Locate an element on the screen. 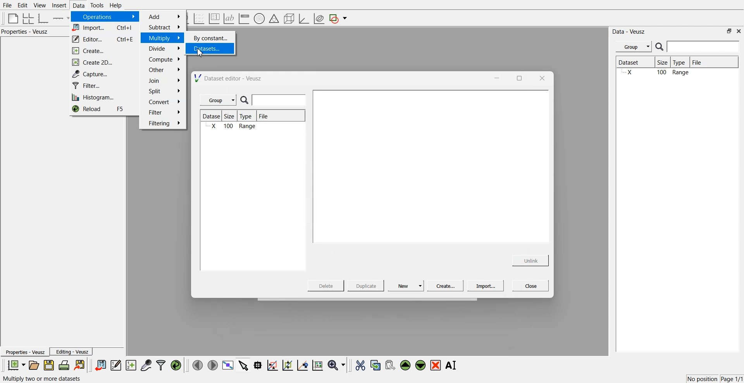  Import... is located at coordinates (486, 286).